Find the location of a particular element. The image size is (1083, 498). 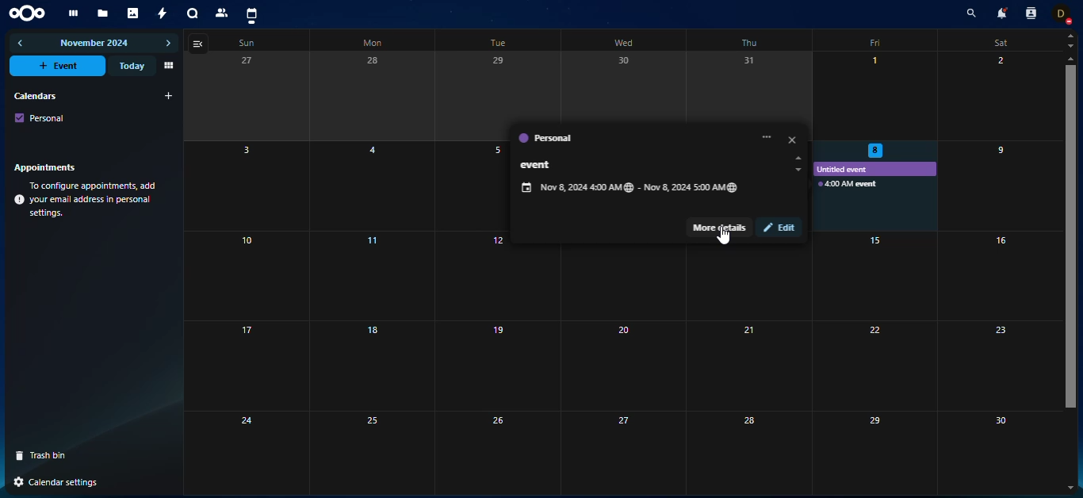

nextcloud is located at coordinates (30, 12).